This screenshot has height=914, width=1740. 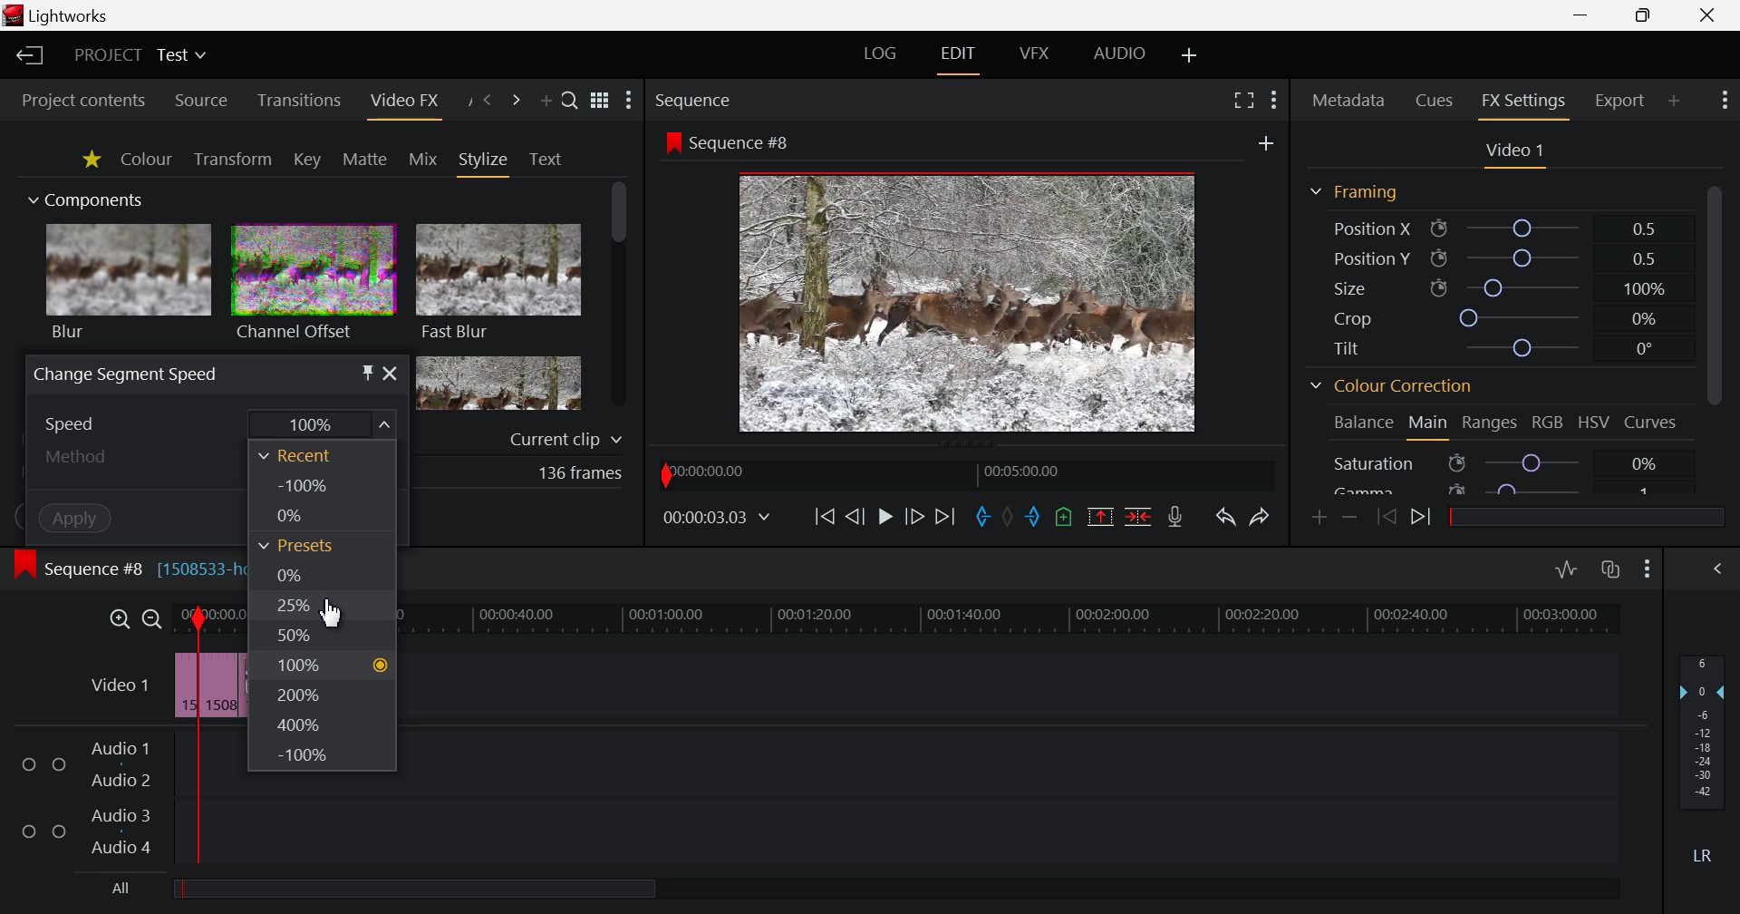 What do you see at coordinates (1138, 517) in the screenshot?
I see `Delete/Cut` at bounding box center [1138, 517].